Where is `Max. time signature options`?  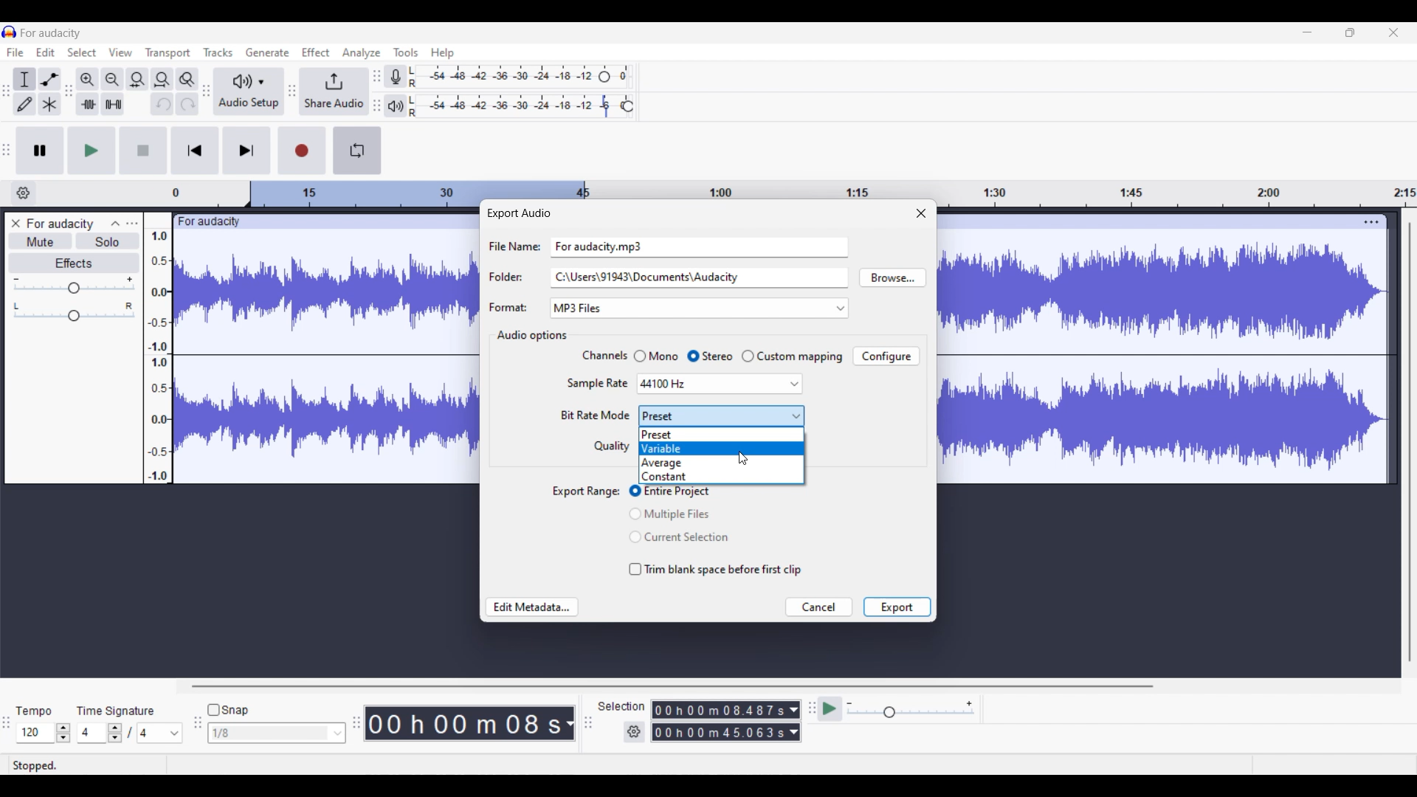
Max. time signature options is located at coordinates (161, 733).